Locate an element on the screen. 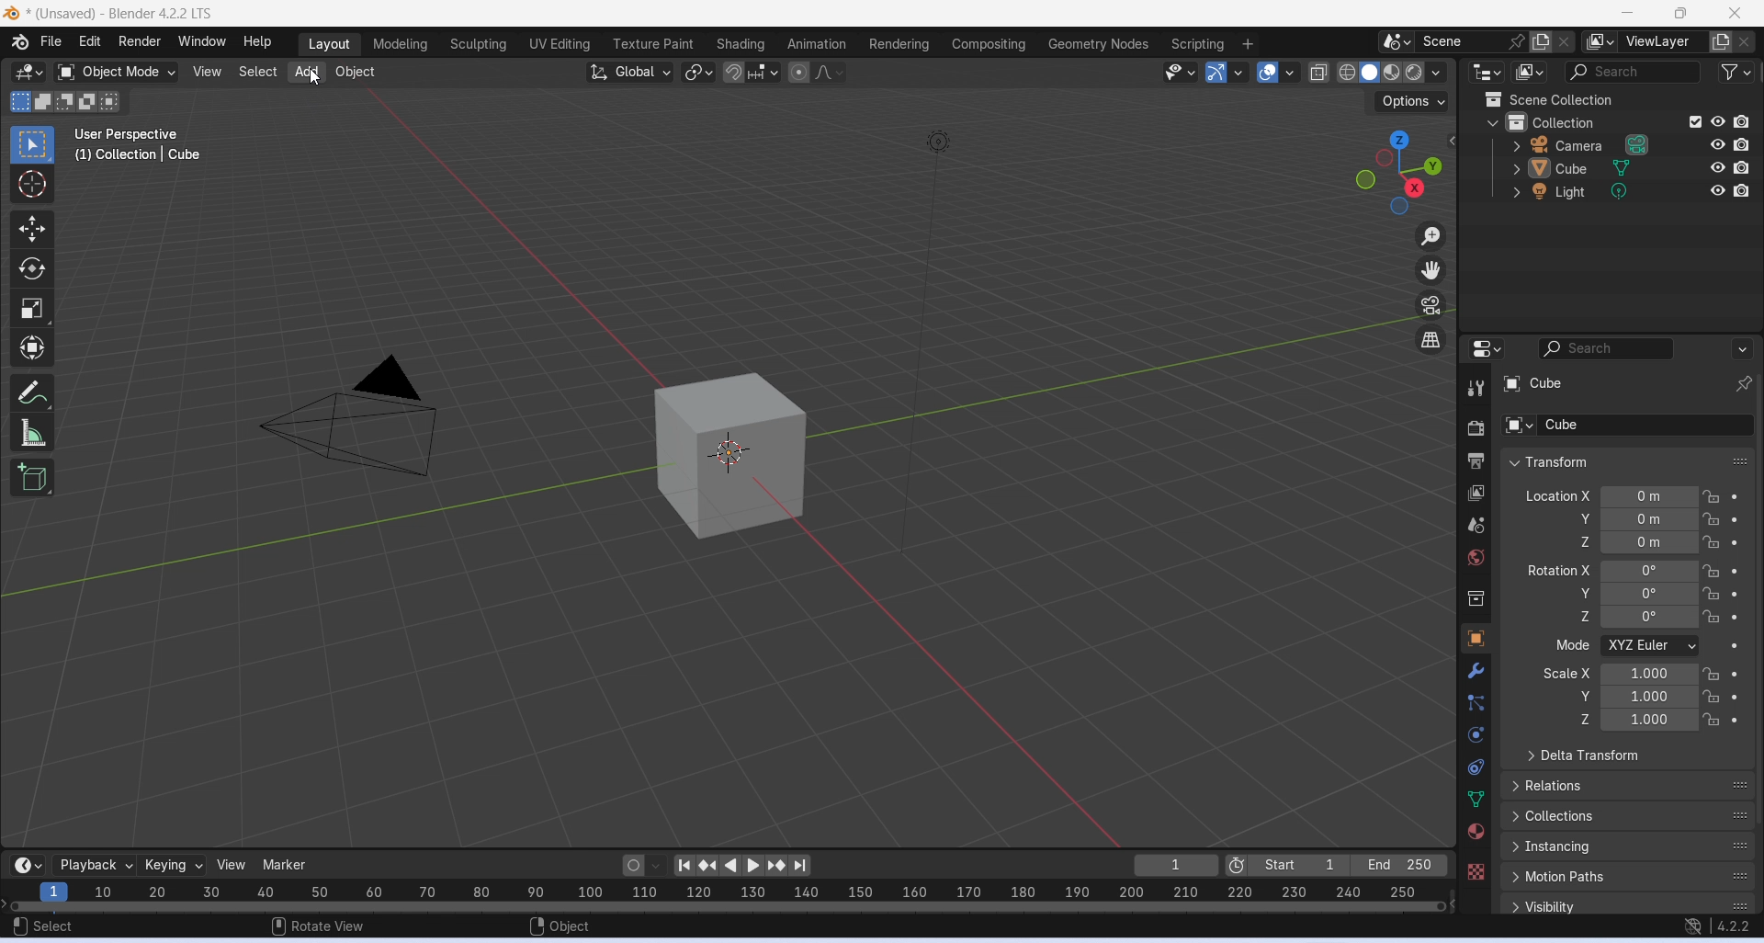 The height and width of the screenshot is (943, 1764). Window is located at coordinates (200, 41).